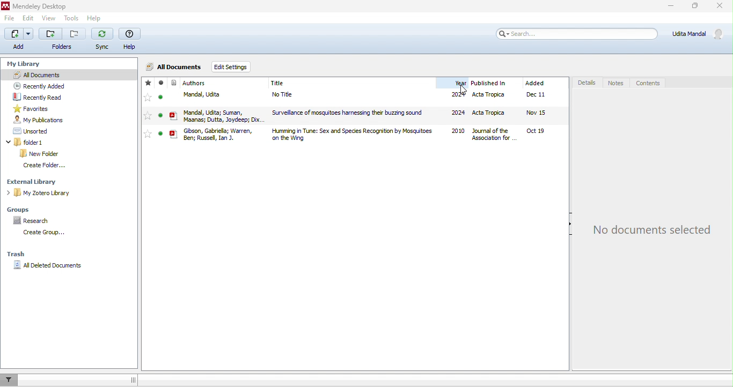 This screenshot has width=733, height=387. What do you see at coordinates (150, 110) in the screenshot?
I see `favorite` at bounding box center [150, 110].